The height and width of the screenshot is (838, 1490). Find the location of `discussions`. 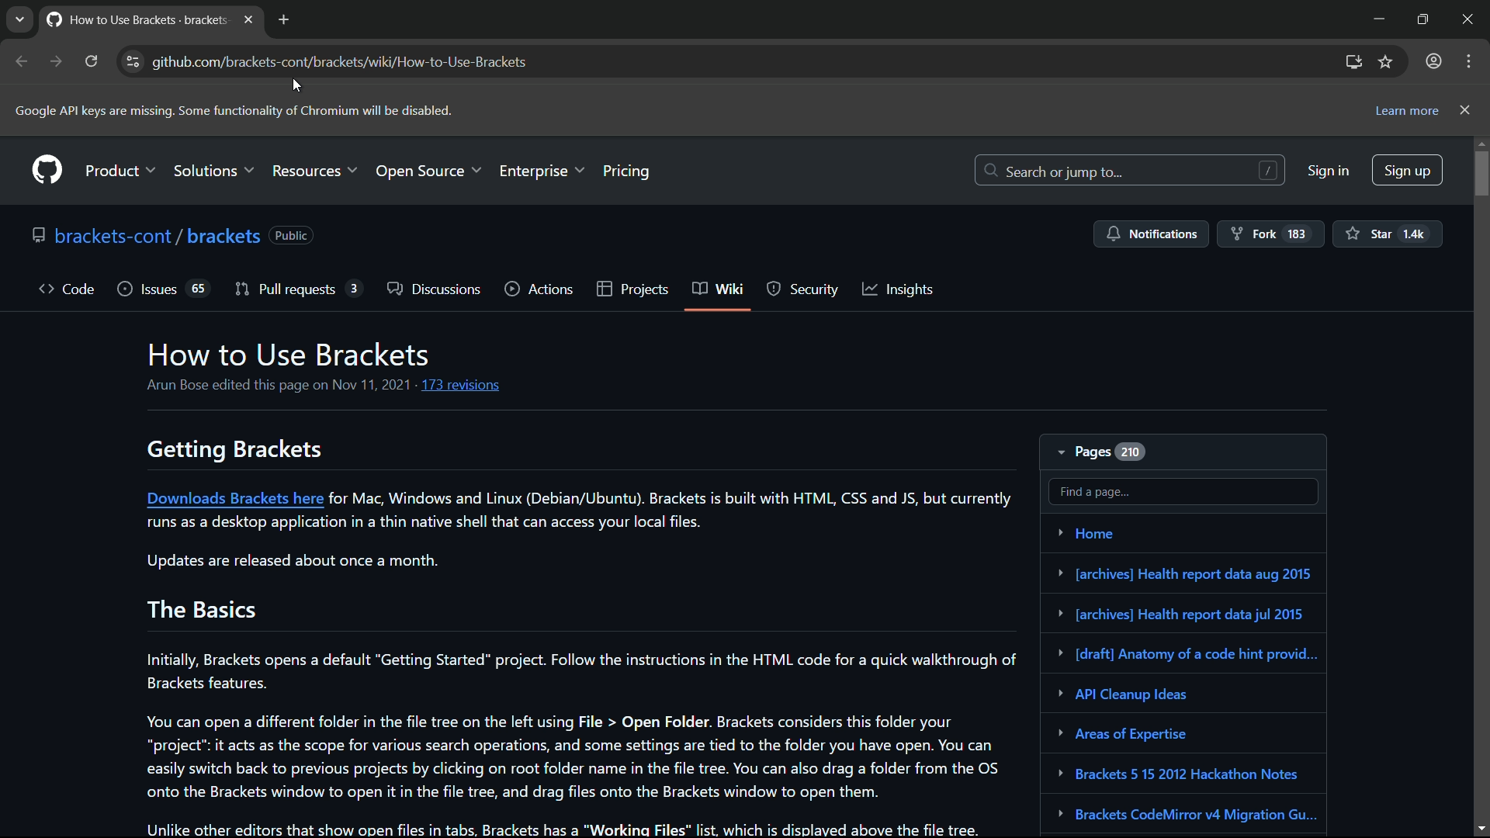

discussions is located at coordinates (431, 289).